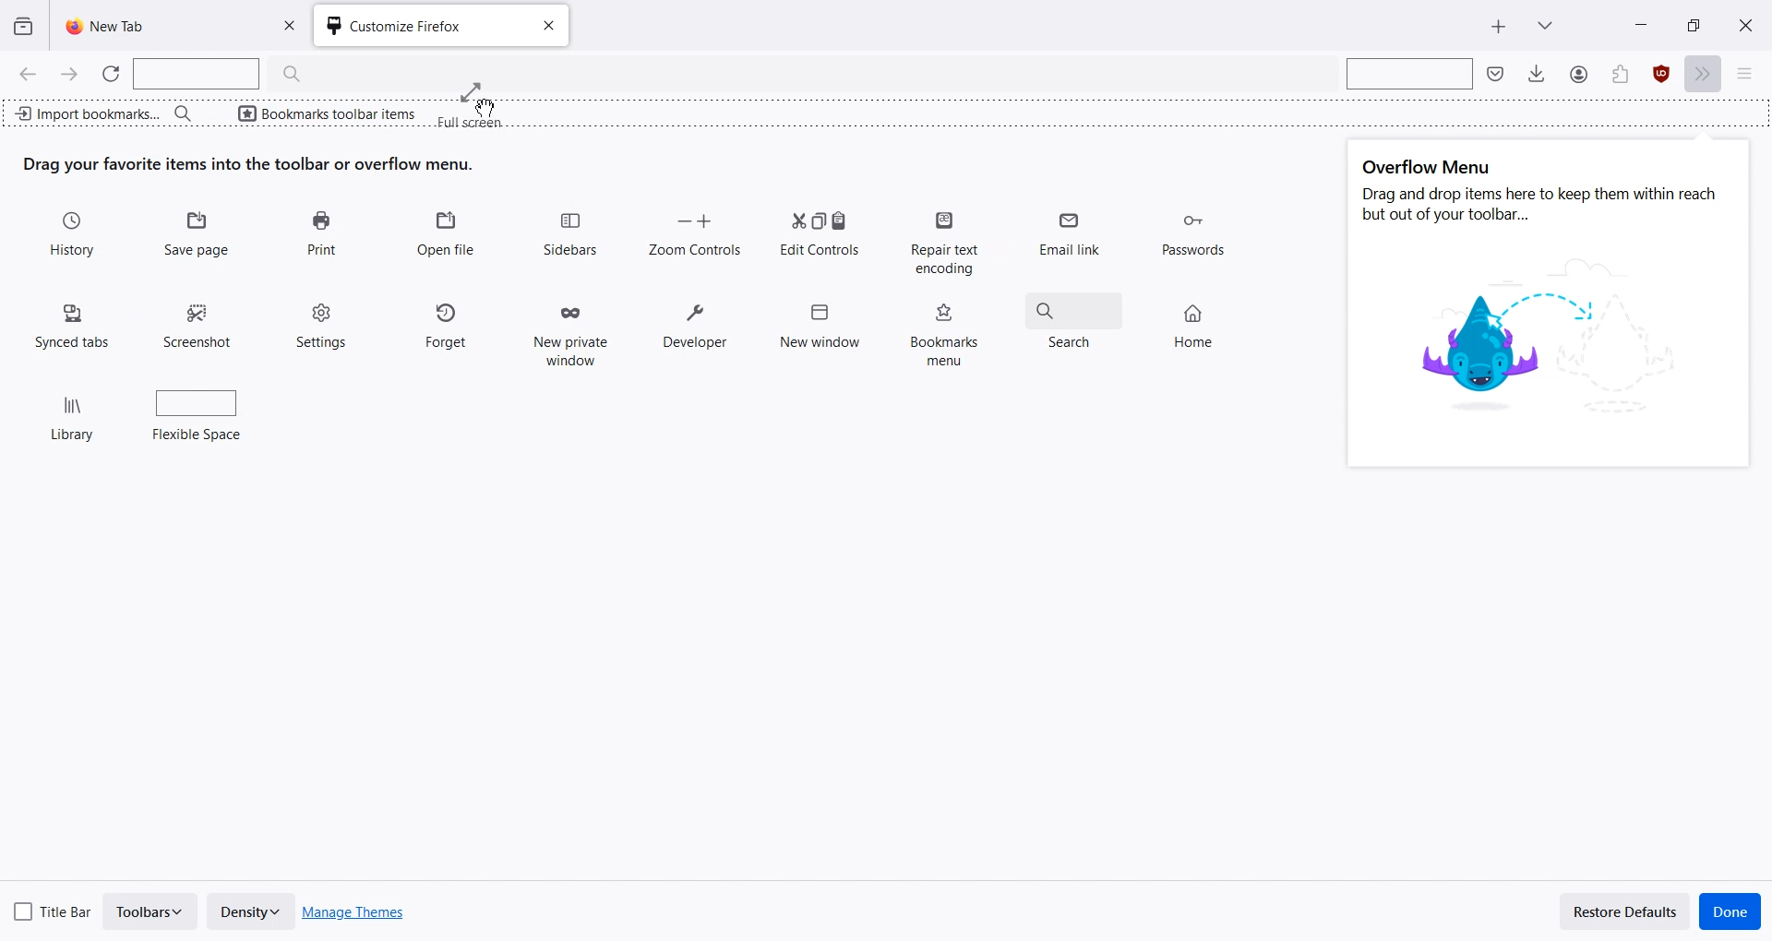  What do you see at coordinates (1191, 236) in the screenshot?
I see `Passwords` at bounding box center [1191, 236].